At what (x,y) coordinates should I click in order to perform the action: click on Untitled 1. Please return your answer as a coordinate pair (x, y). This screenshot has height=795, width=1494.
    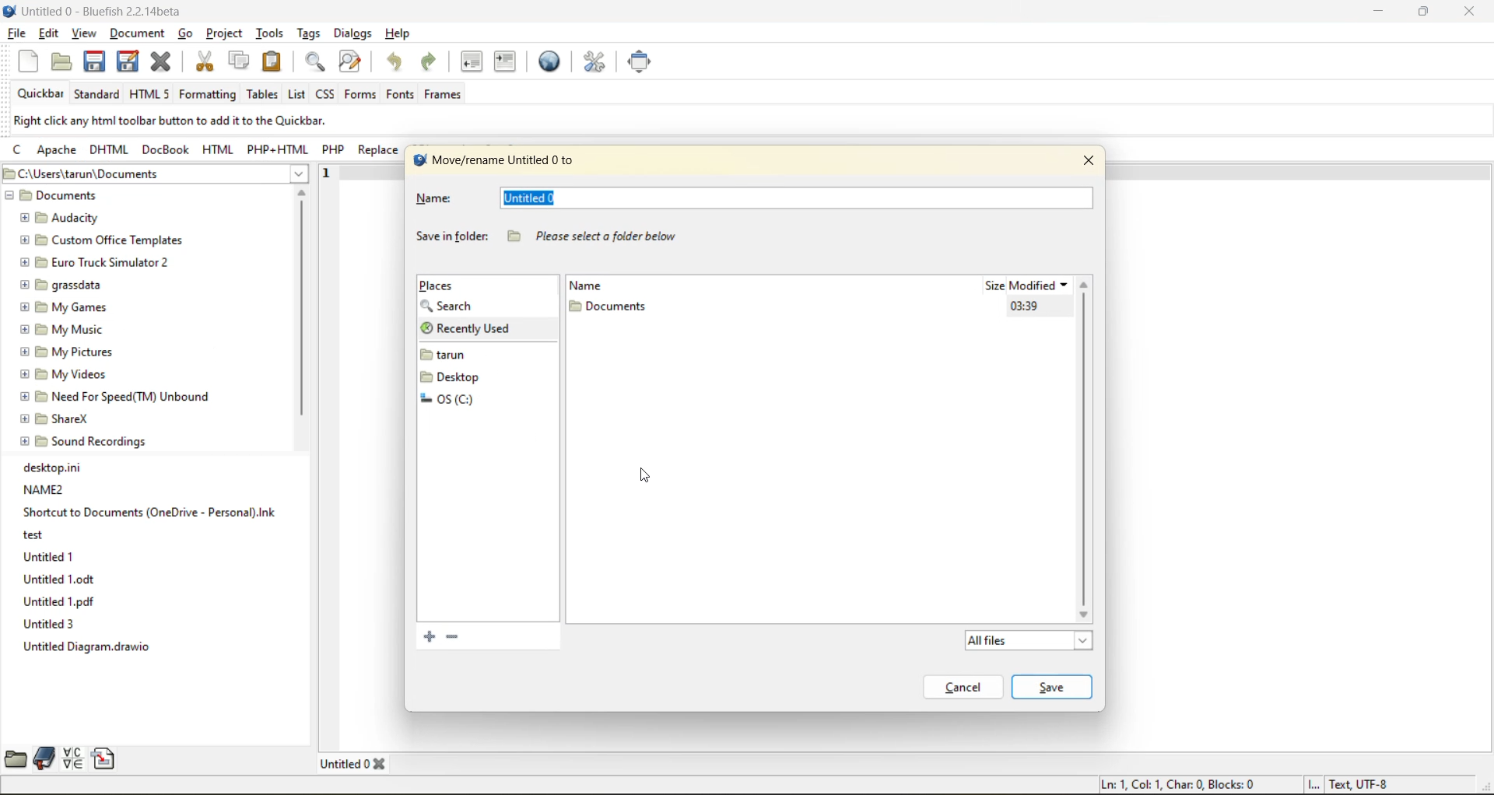
    Looking at the image, I should click on (51, 556).